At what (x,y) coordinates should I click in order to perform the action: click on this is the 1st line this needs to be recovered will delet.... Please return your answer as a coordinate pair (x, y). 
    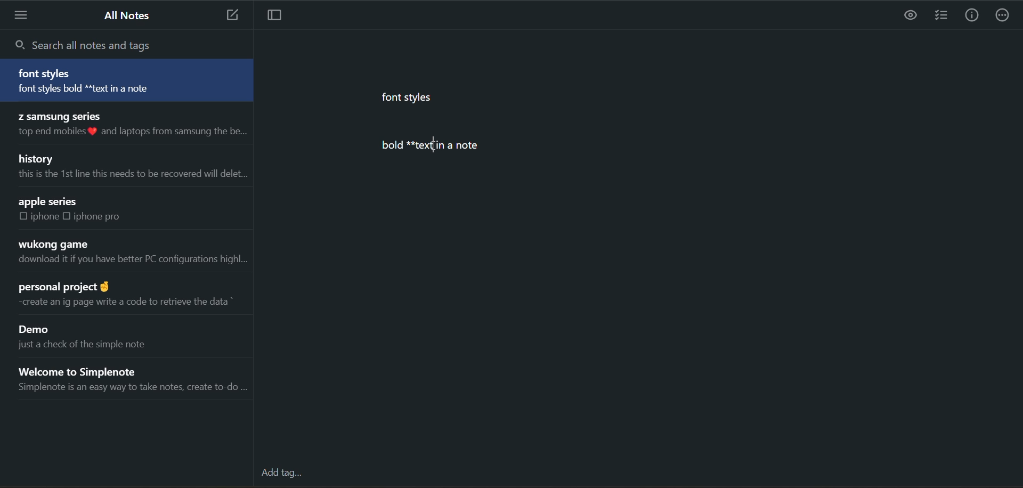
    Looking at the image, I should click on (131, 174).